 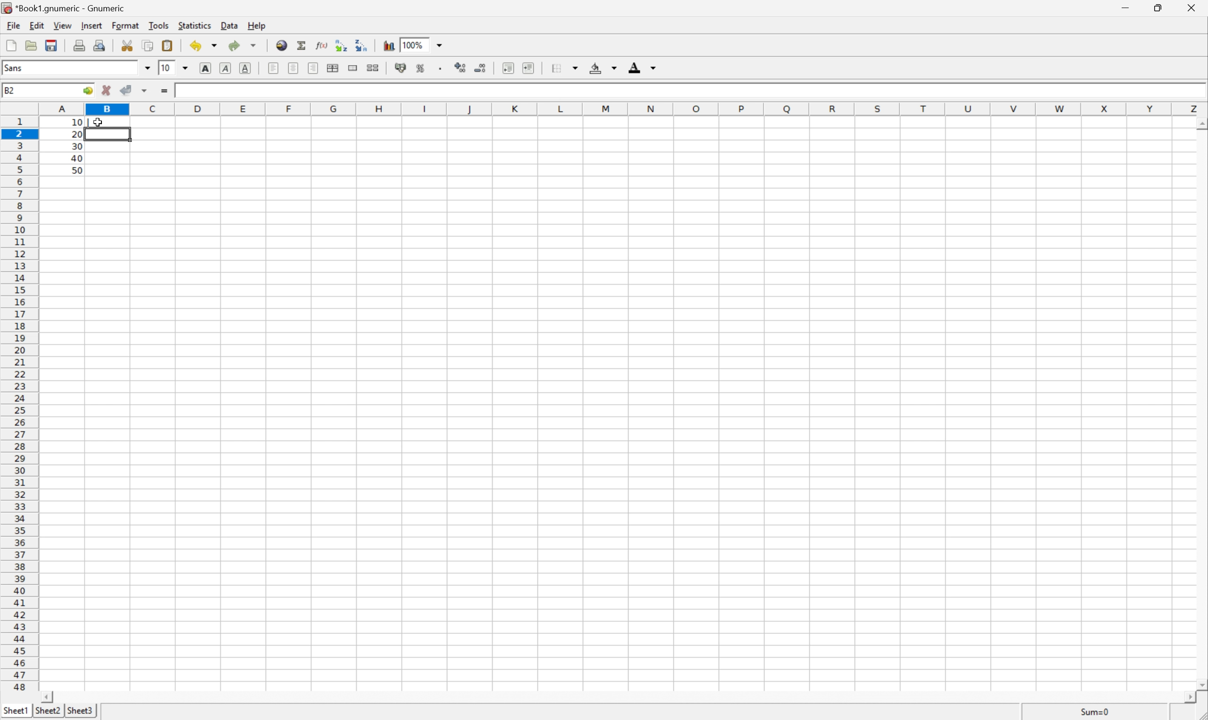 What do you see at coordinates (31, 45) in the screenshot?
I see `Open a file` at bounding box center [31, 45].